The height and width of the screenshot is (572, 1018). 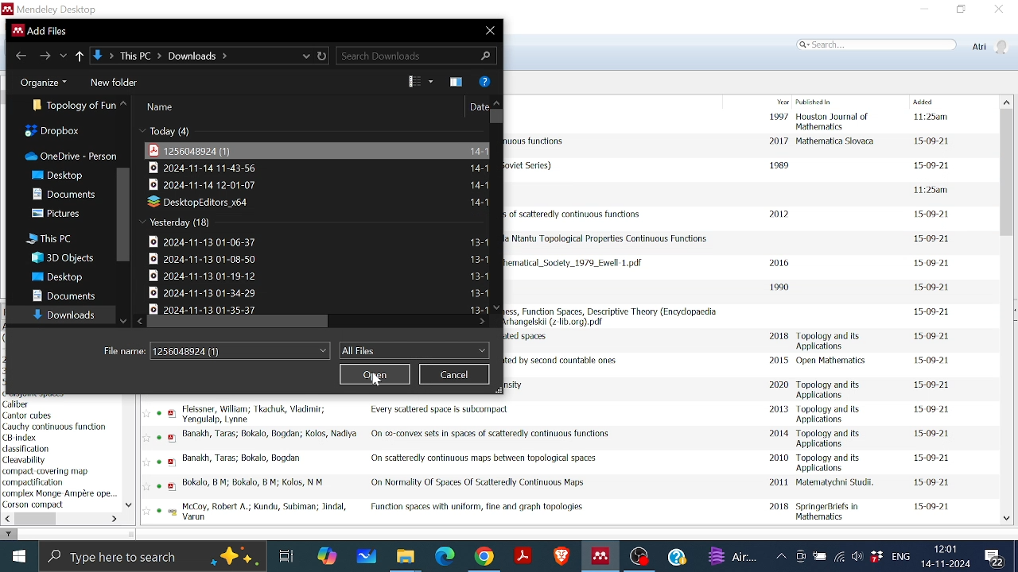 What do you see at coordinates (262, 512) in the screenshot?
I see `Author` at bounding box center [262, 512].